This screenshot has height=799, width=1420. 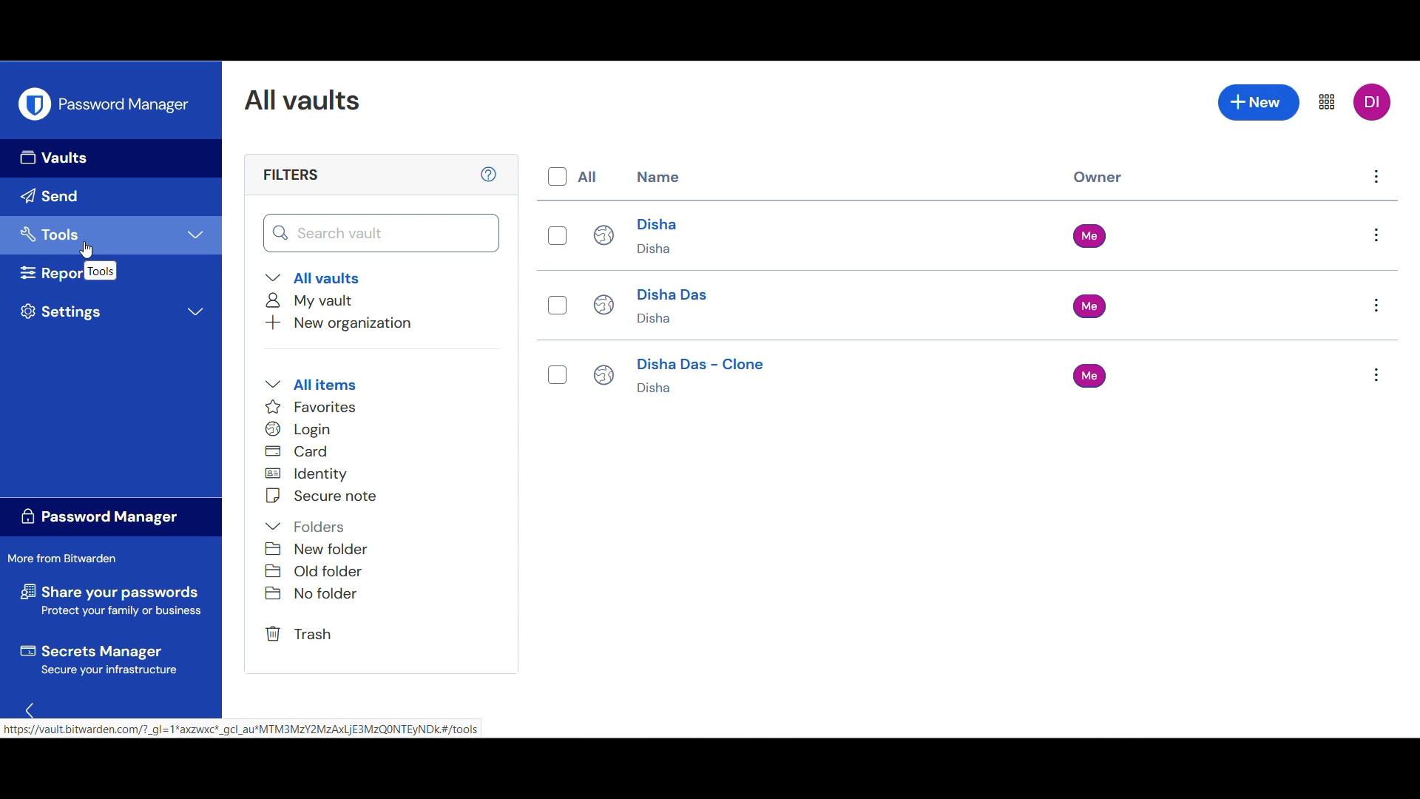 What do you see at coordinates (318, 406) in the screenshot?
I see `Favorites` at bounding box center [318, 406].